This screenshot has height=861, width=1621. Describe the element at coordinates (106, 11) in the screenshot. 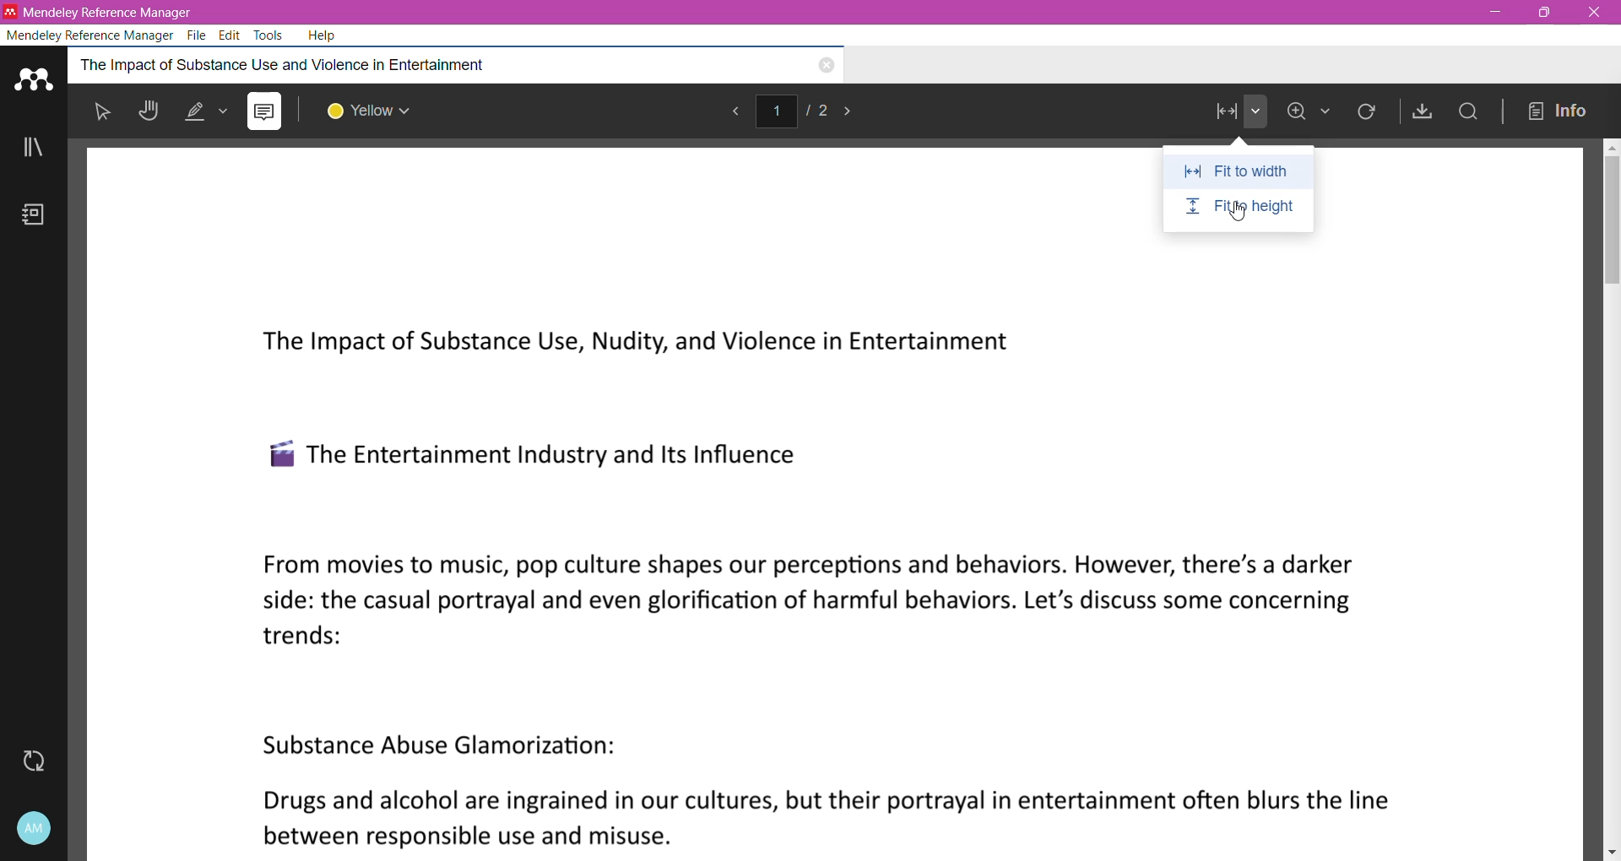

I see `Application Name` at that location.